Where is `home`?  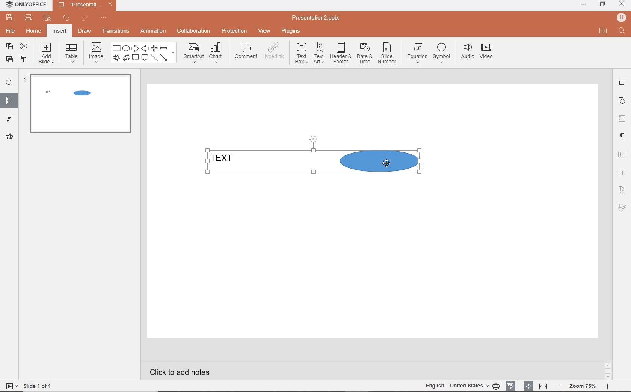
home is located at coordinates (34, 31).